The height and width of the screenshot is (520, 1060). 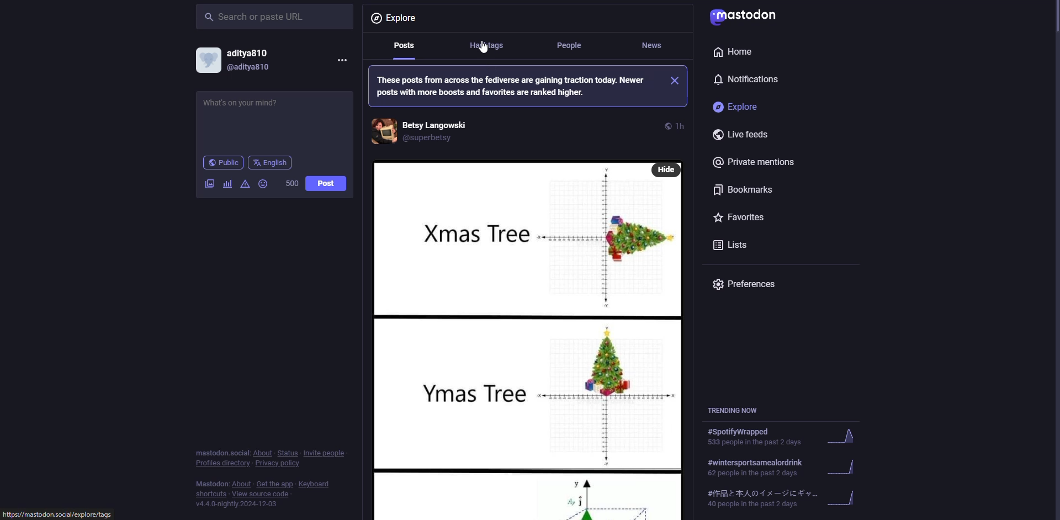 I want to click on website, so click(x=56, y=513).